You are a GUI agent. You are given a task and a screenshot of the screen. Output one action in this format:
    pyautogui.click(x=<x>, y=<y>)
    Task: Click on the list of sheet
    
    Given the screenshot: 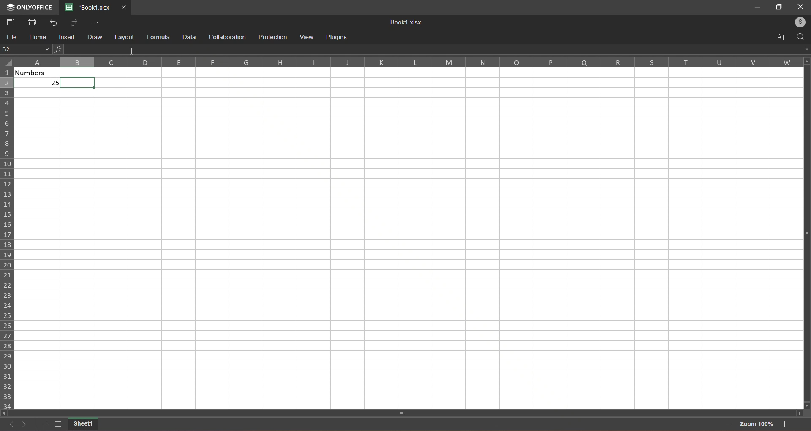 What is the action you would take?
    pyautogui.click(x=57, y=426)
    